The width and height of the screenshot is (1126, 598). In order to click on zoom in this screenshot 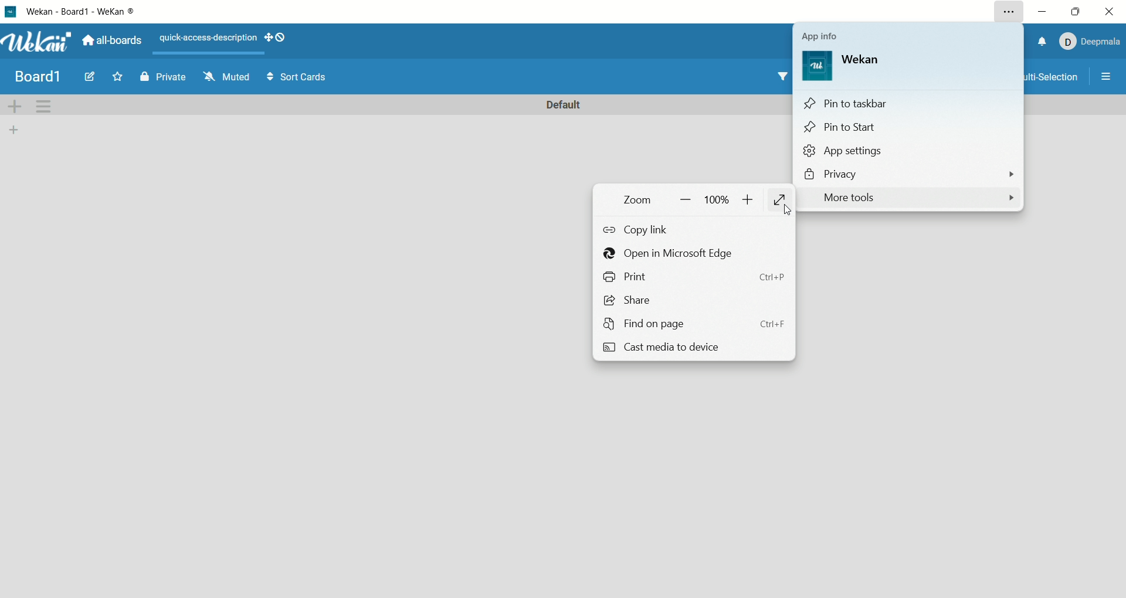, I will do `click(685, 199)`.